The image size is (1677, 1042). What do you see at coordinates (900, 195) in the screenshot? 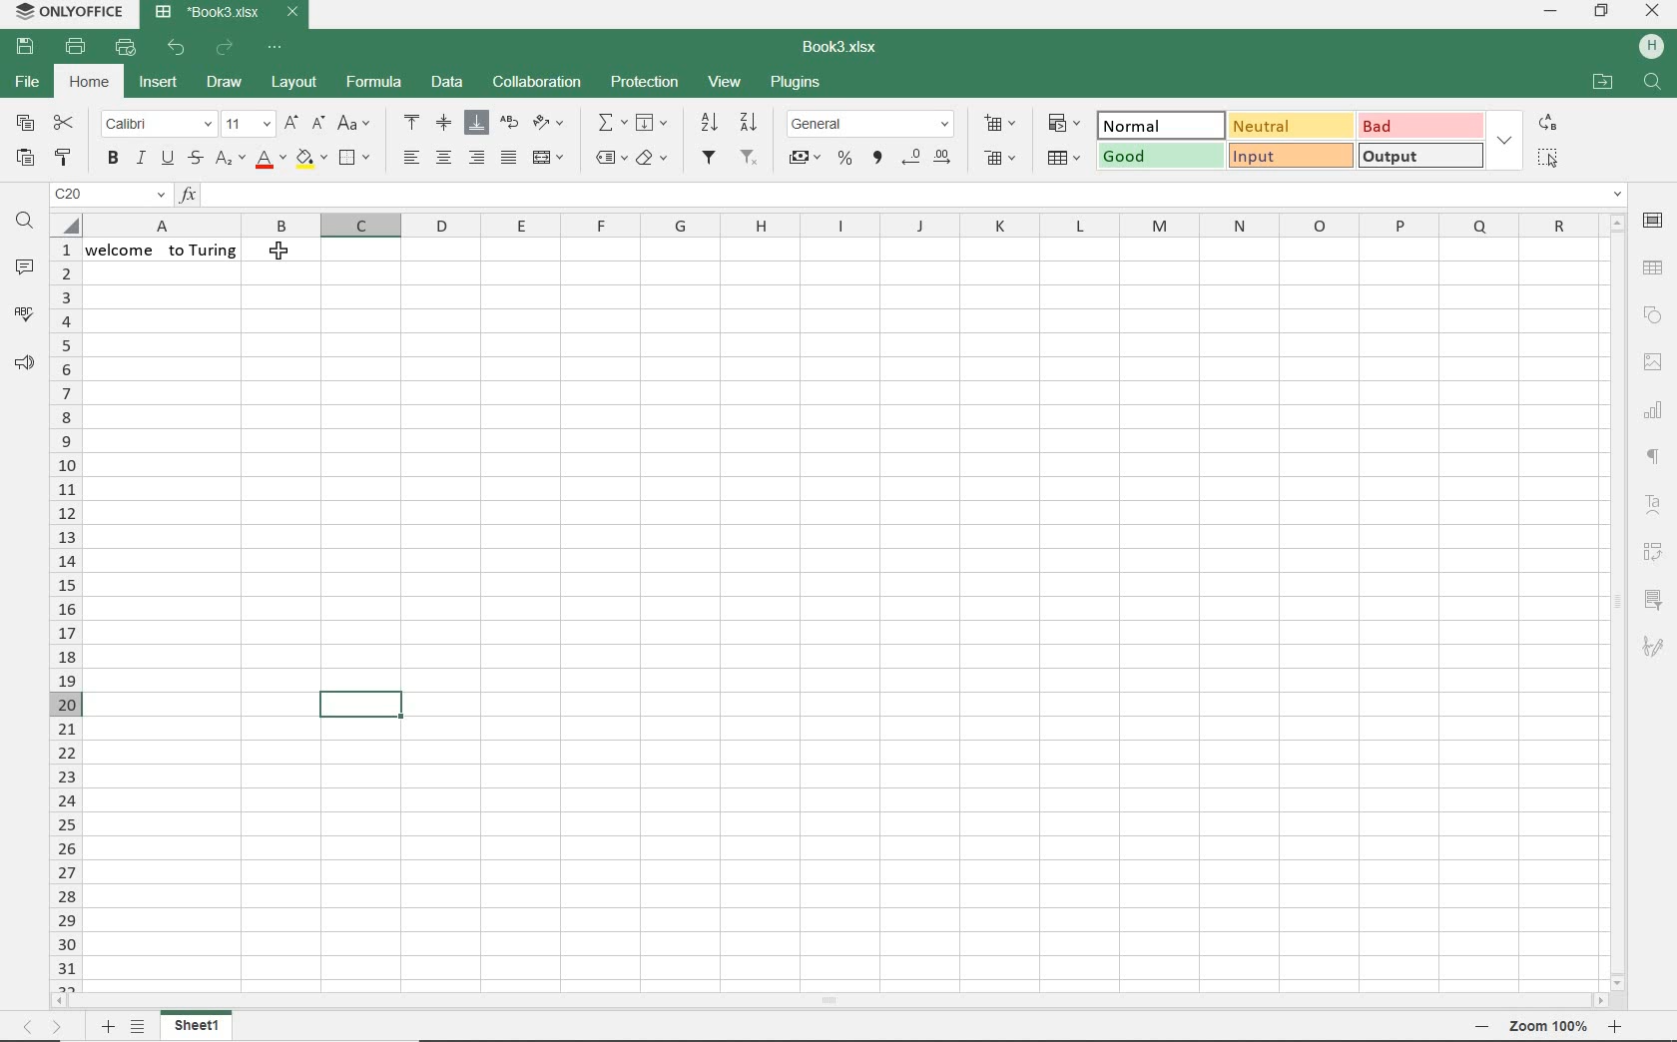
I see `insert function` at bounding box center [900, 195].